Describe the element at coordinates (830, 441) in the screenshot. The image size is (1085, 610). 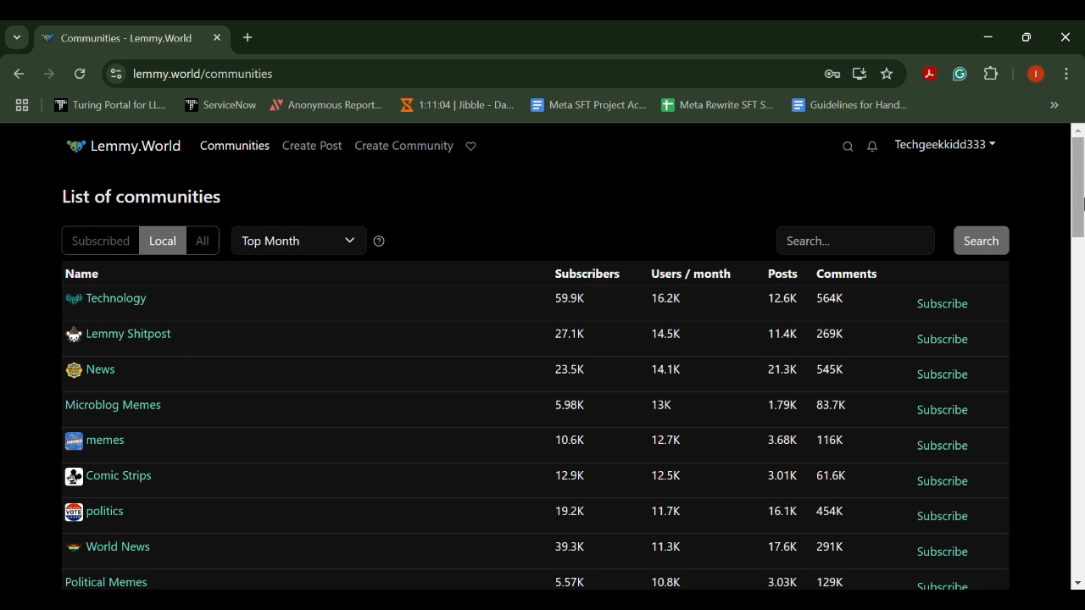
I see `116K` at that location.